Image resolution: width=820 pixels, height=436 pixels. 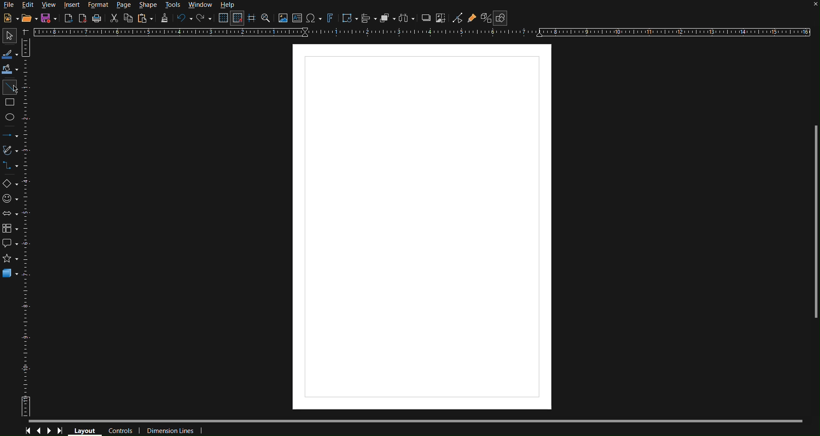 I want to click on close, so click(x=812, y=6).